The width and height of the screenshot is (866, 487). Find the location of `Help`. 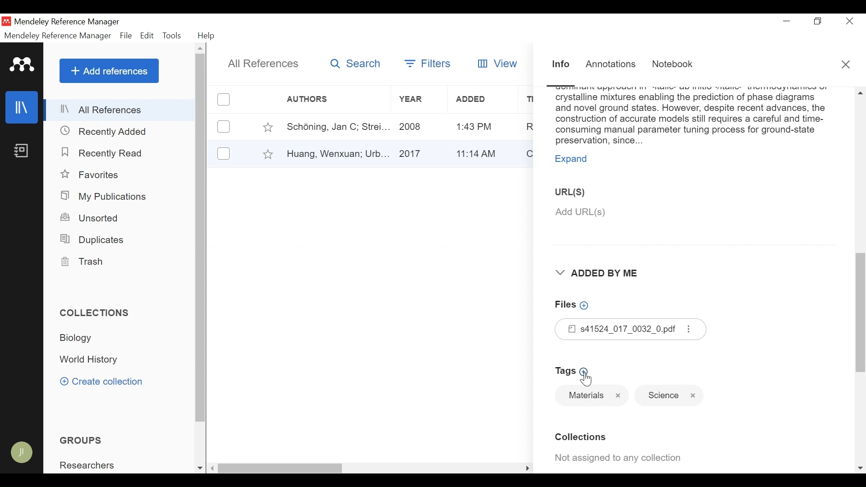

Help is located at coordinates (207, 37).